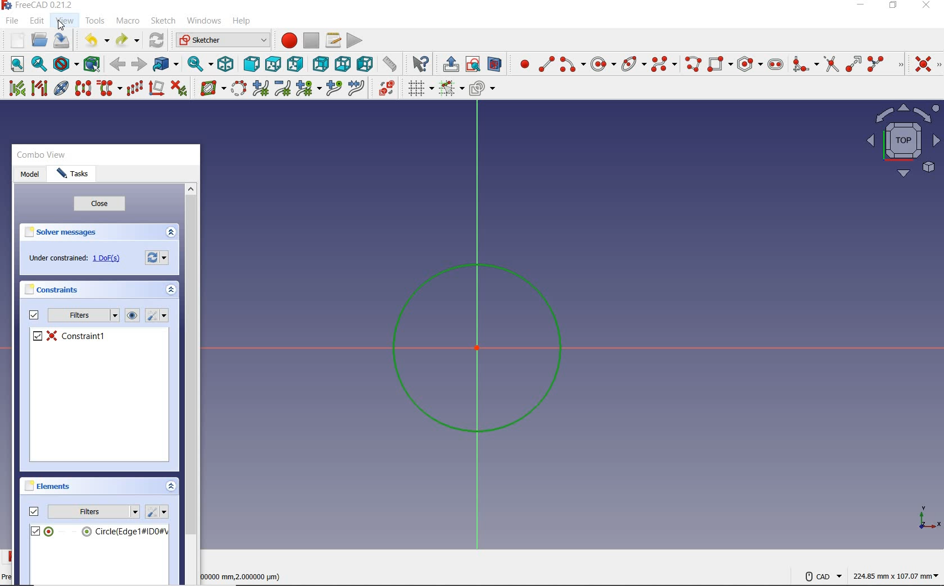 This screenshot has height=586, width=944. What do you see at coordinates (108, 88) in the screenshot?
I see `clone` at bounding box center [108, 88].